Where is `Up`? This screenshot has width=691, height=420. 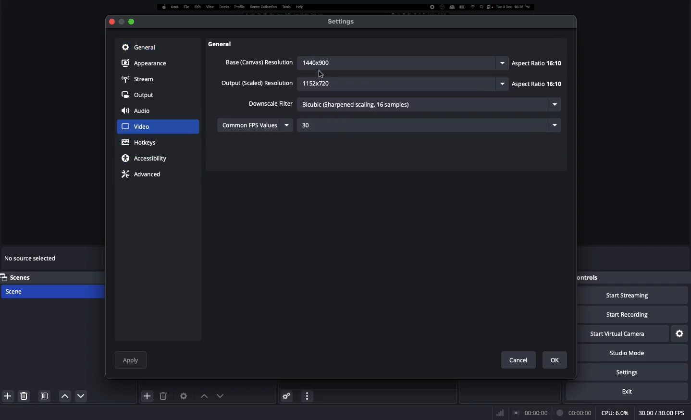 Up is located at coordinates (78, 397).